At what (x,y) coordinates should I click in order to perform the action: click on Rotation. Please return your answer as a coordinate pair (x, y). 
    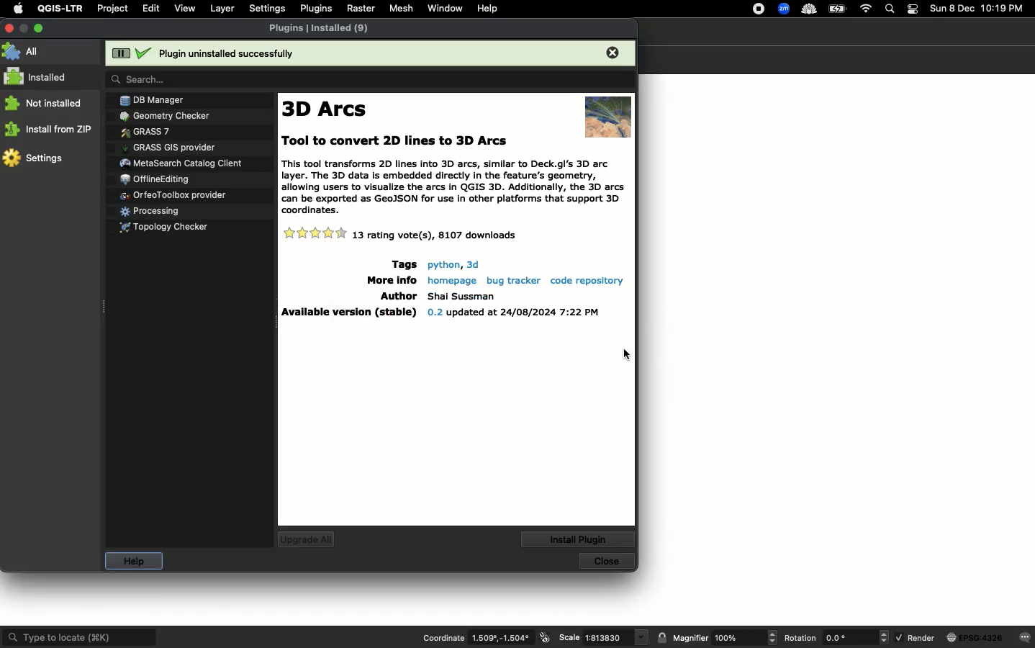
    Looking at the image, I should click on (837, 639).